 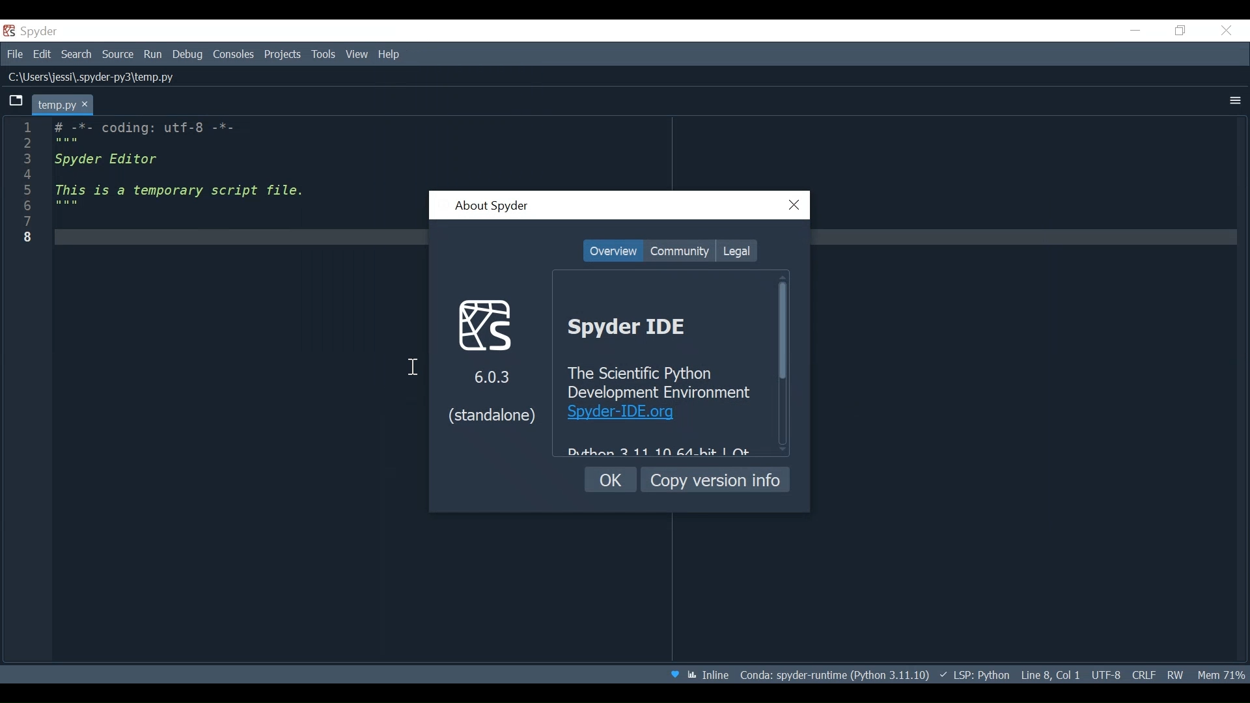 I want to click on Close, so click(x=794, y=204).